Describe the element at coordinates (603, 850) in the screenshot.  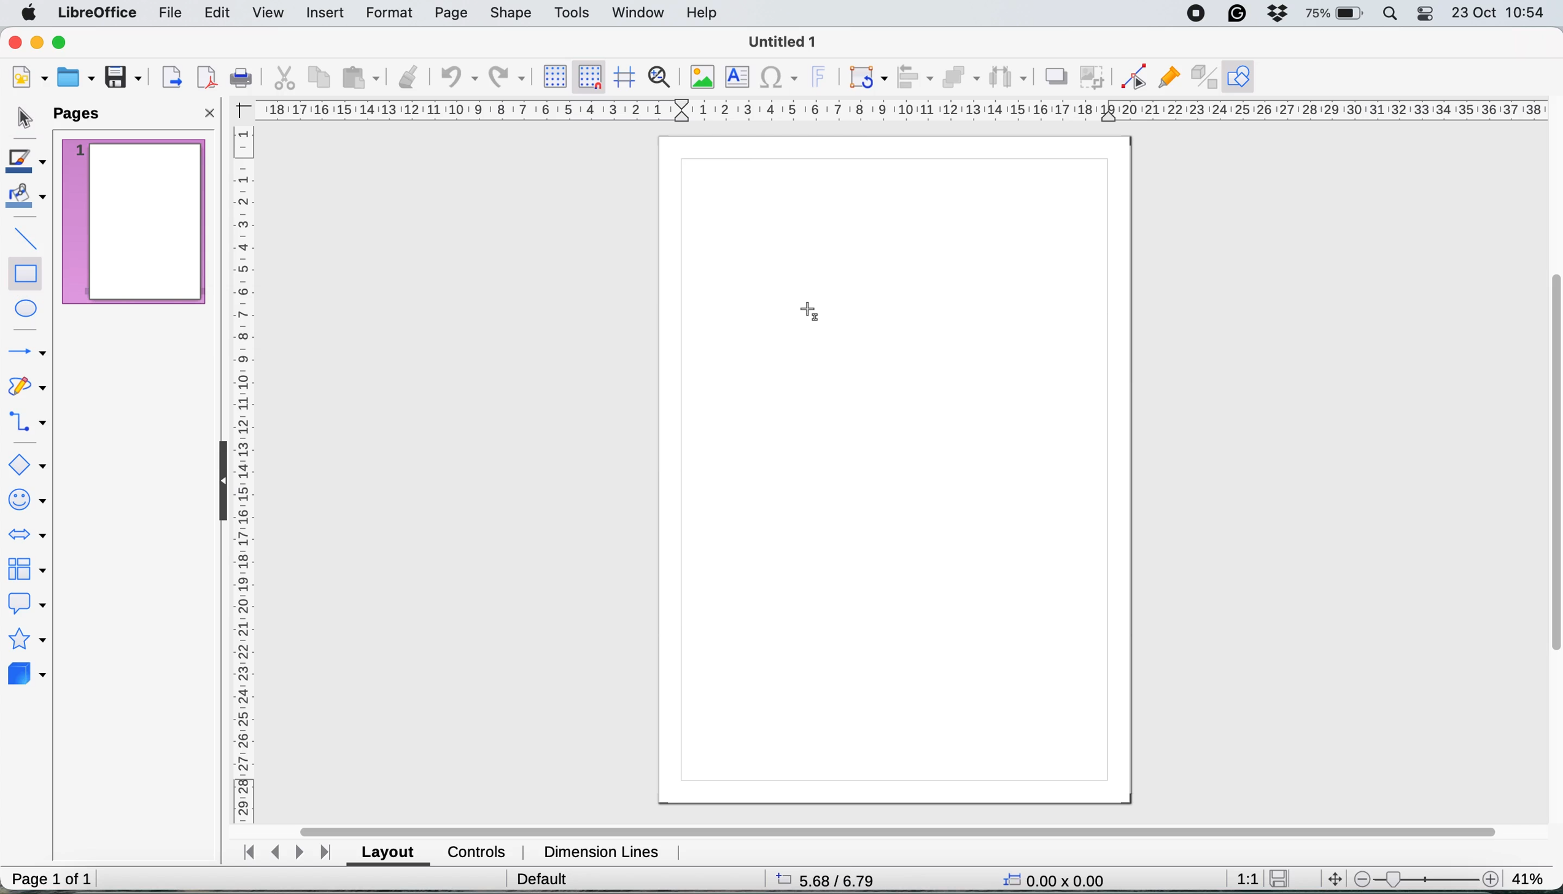
I see `dimension lines` at that location.